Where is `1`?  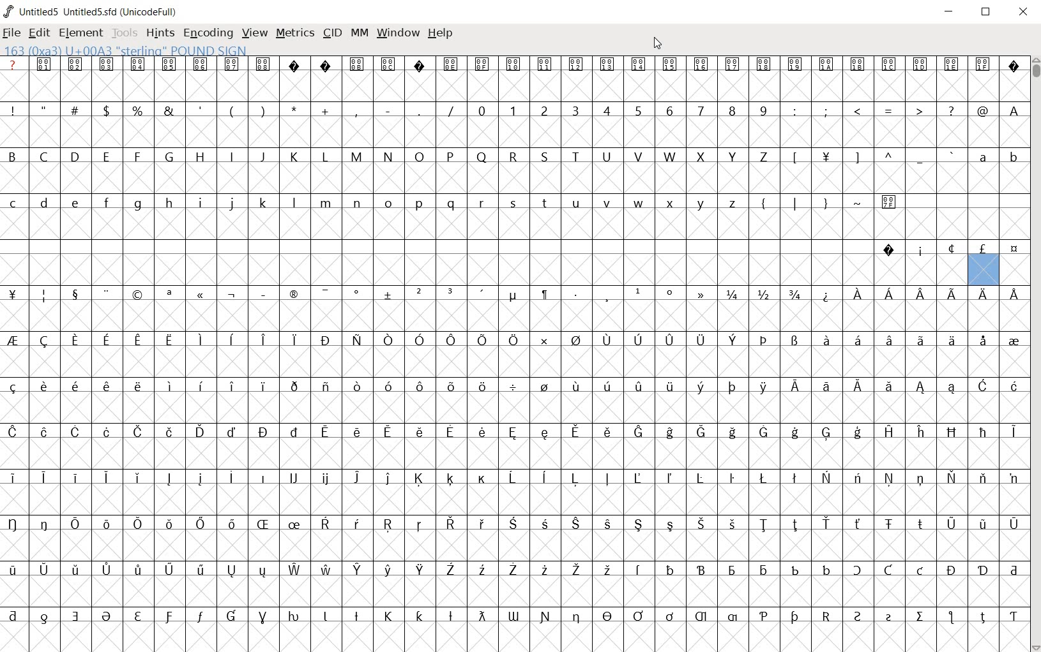 1 is located at coordinates (512, 110).